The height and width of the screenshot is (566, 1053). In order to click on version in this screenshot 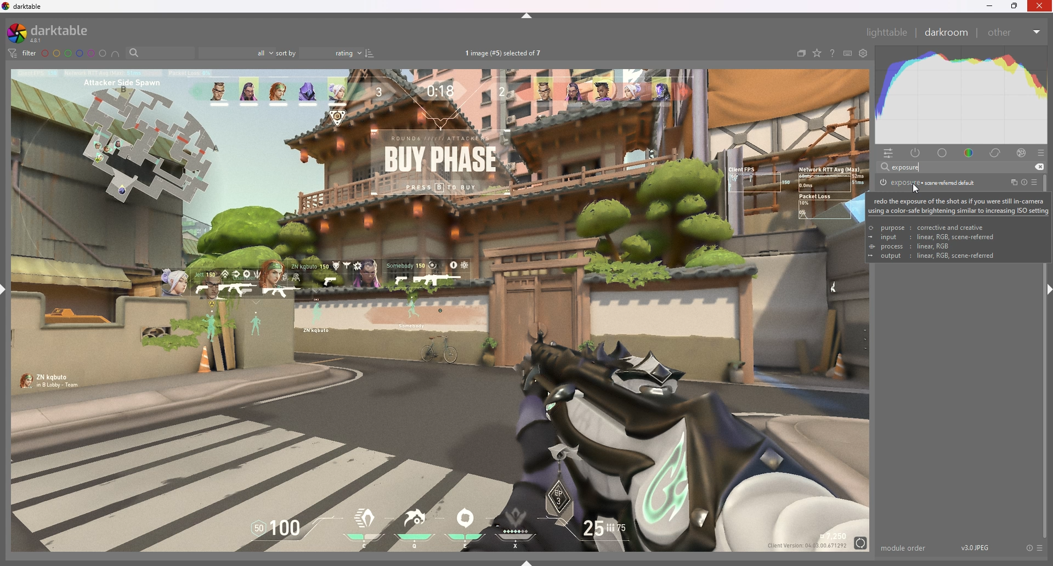, I will do `click(976, 547)`.